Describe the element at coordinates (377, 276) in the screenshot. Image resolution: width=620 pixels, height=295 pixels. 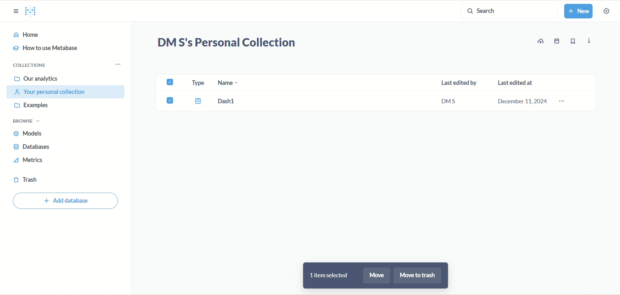
I see `more` at that location.